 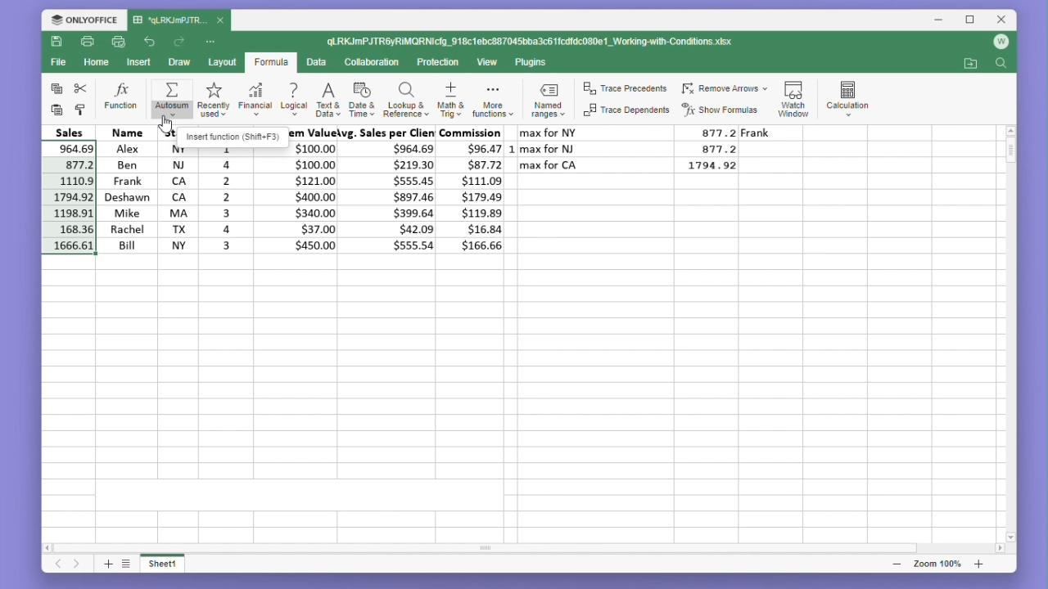 What do you see at coordinates (169, 20) in the screenshot?
I see `'qLRKJmJTR...` at bounding box center [169, 20].